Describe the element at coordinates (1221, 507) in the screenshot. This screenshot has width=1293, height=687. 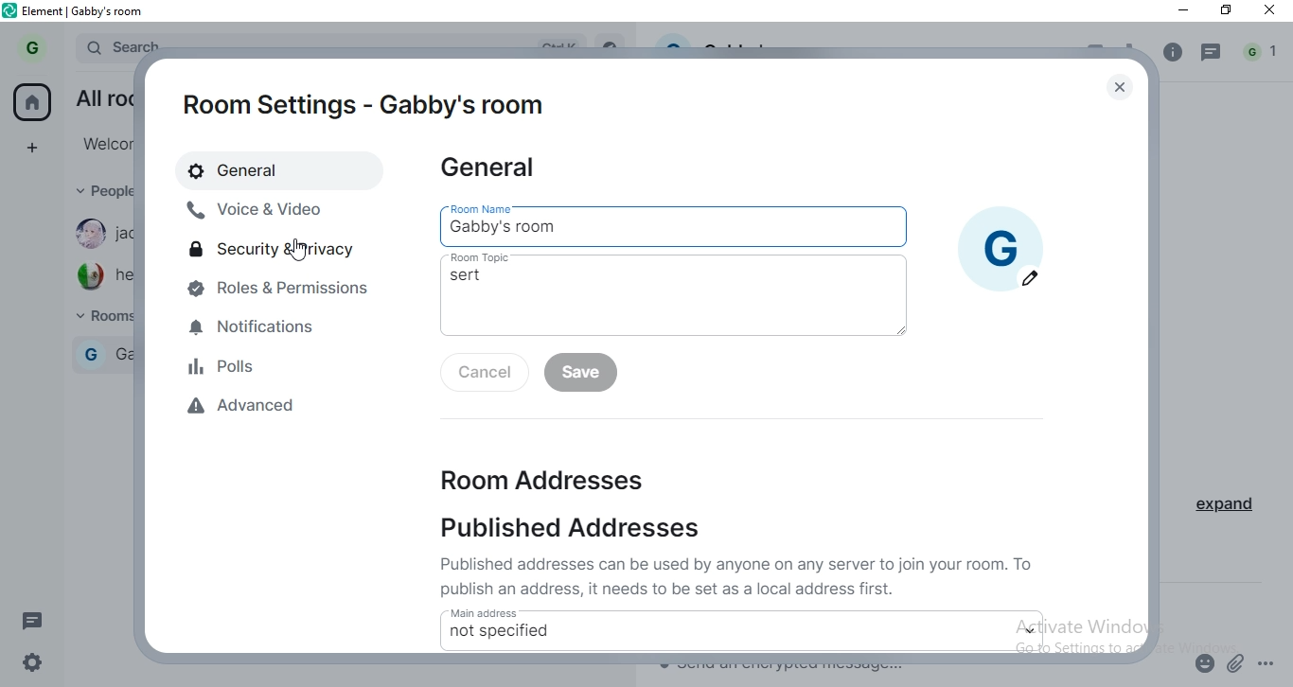
I see `expand` at that location.